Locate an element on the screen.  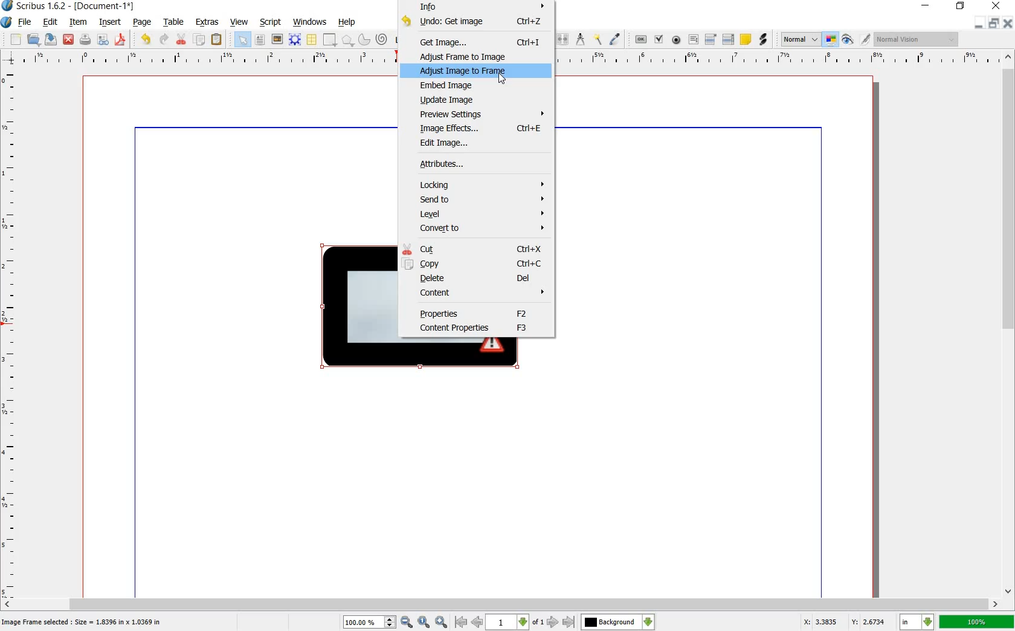
Warning is located at coordinates (497, 346).